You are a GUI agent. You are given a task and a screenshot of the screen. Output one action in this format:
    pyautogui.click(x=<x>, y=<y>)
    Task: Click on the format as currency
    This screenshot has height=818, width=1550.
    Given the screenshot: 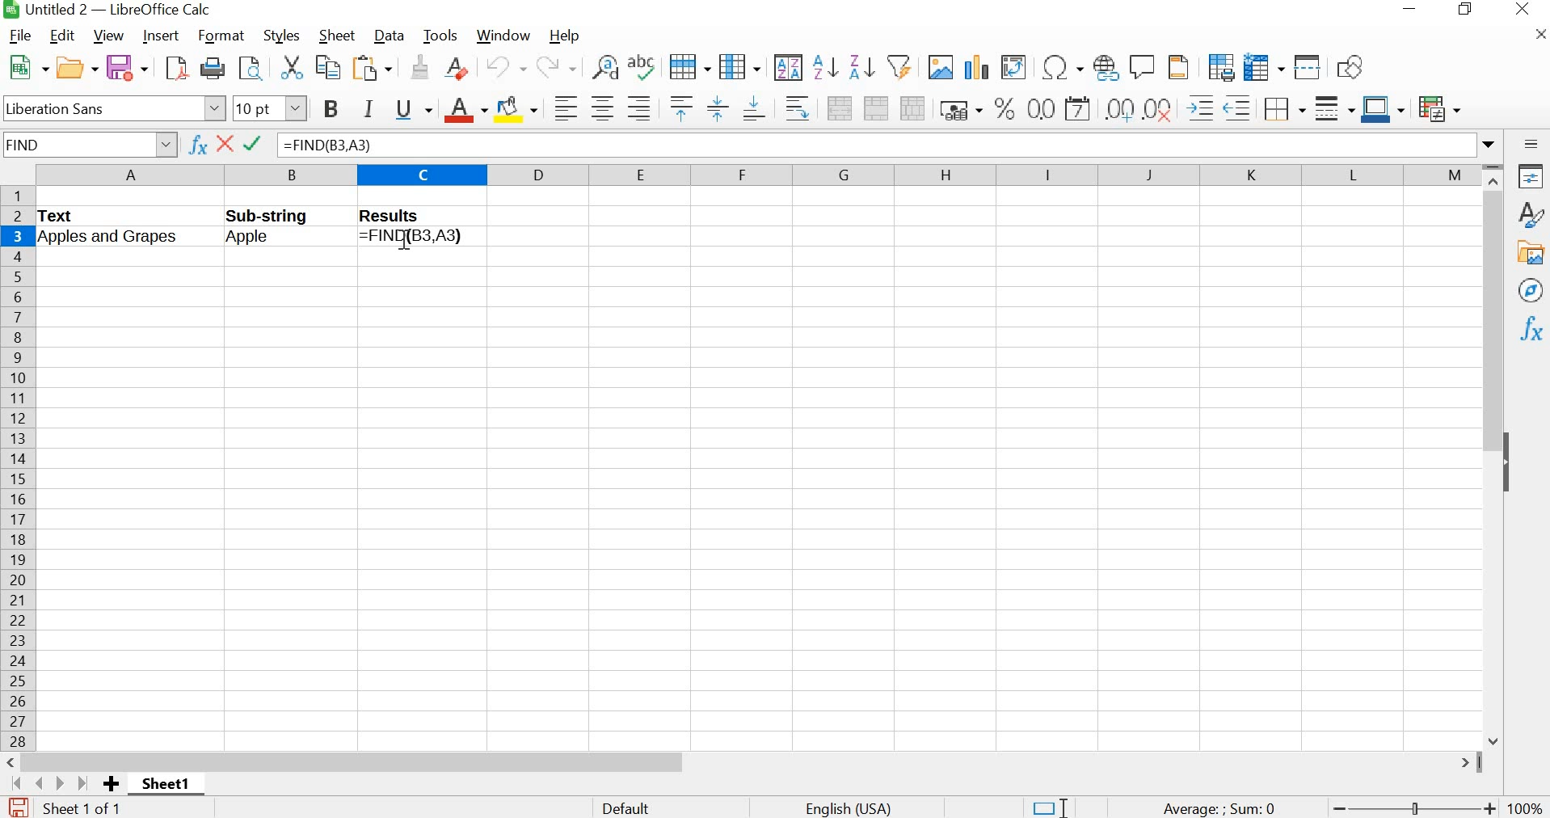 What is the action you would take?
    pyautogui.click(x=958, y=108)
    